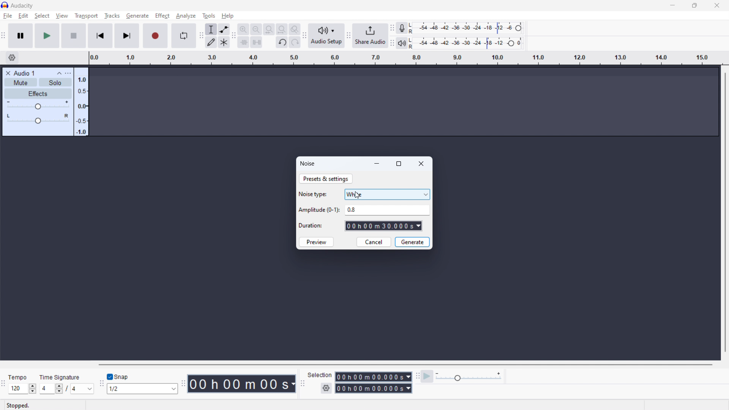 The width and height of the screenshot is (729, 410). What do you see at coordinates (316, 242) in the screenshot?
I see `preview` at bounding box center [316, 242].